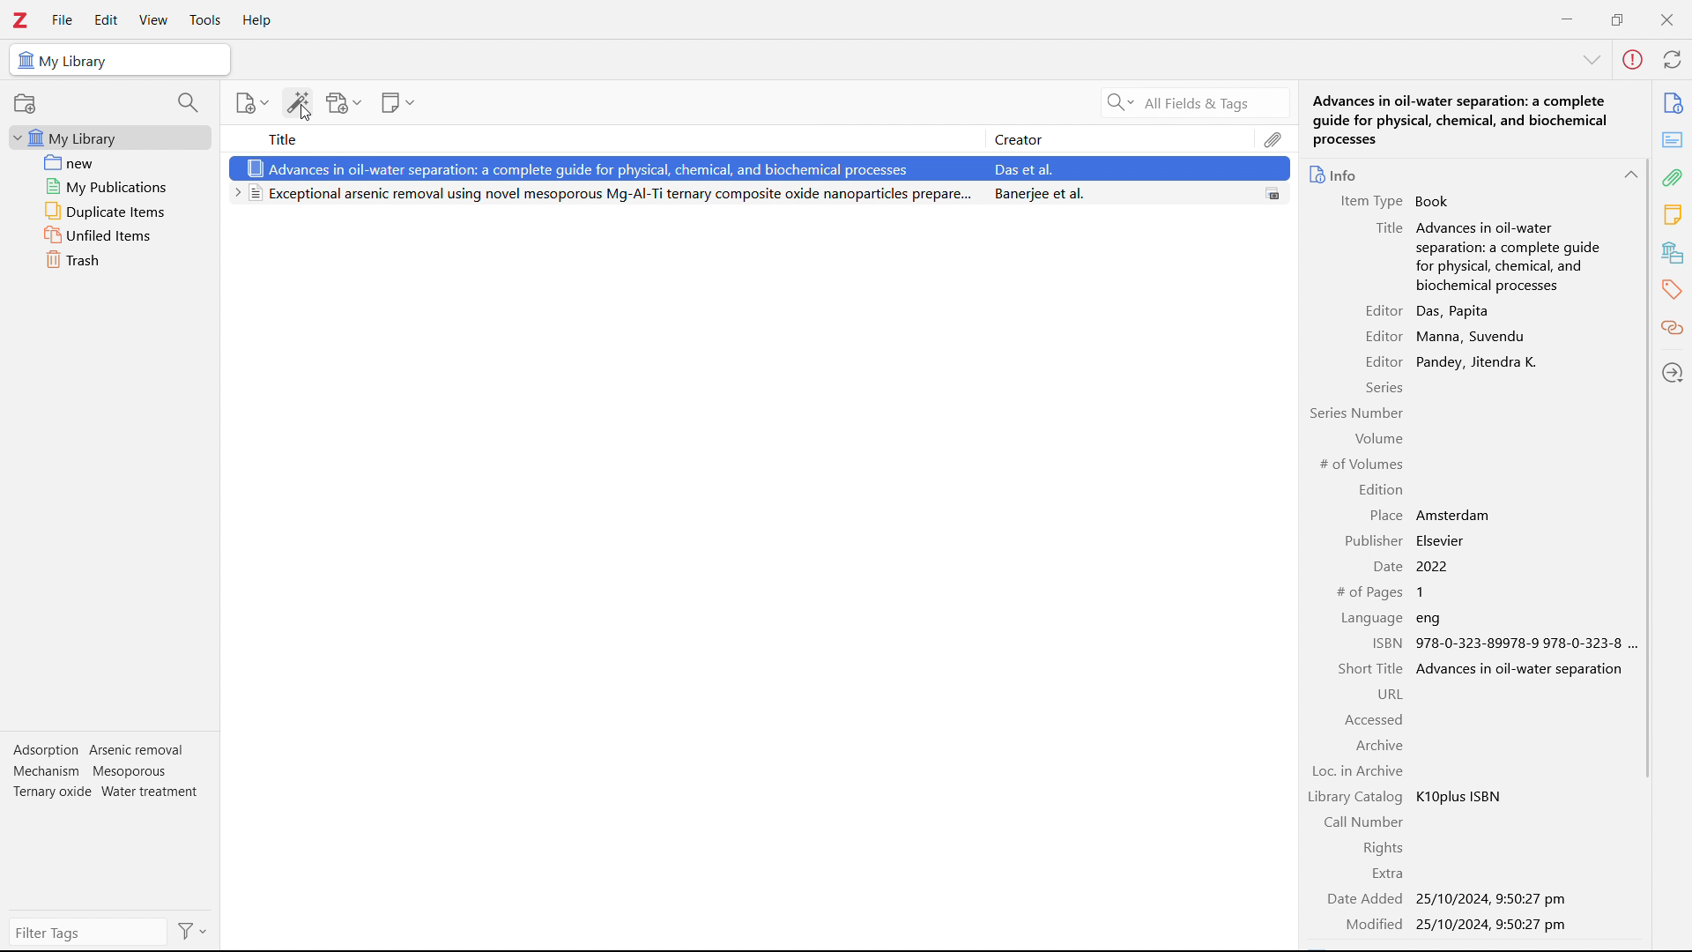  I want to click on Rights, so click(1378, 848).